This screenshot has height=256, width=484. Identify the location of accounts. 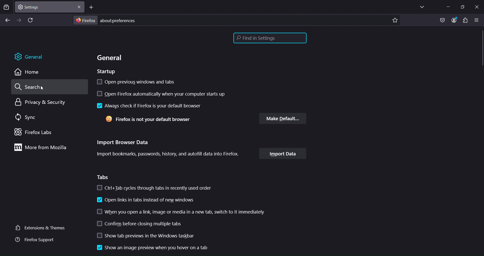
(455, 20).